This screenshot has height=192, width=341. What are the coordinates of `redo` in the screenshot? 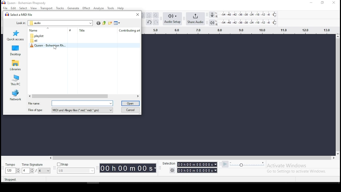 It's located at (156, 22).